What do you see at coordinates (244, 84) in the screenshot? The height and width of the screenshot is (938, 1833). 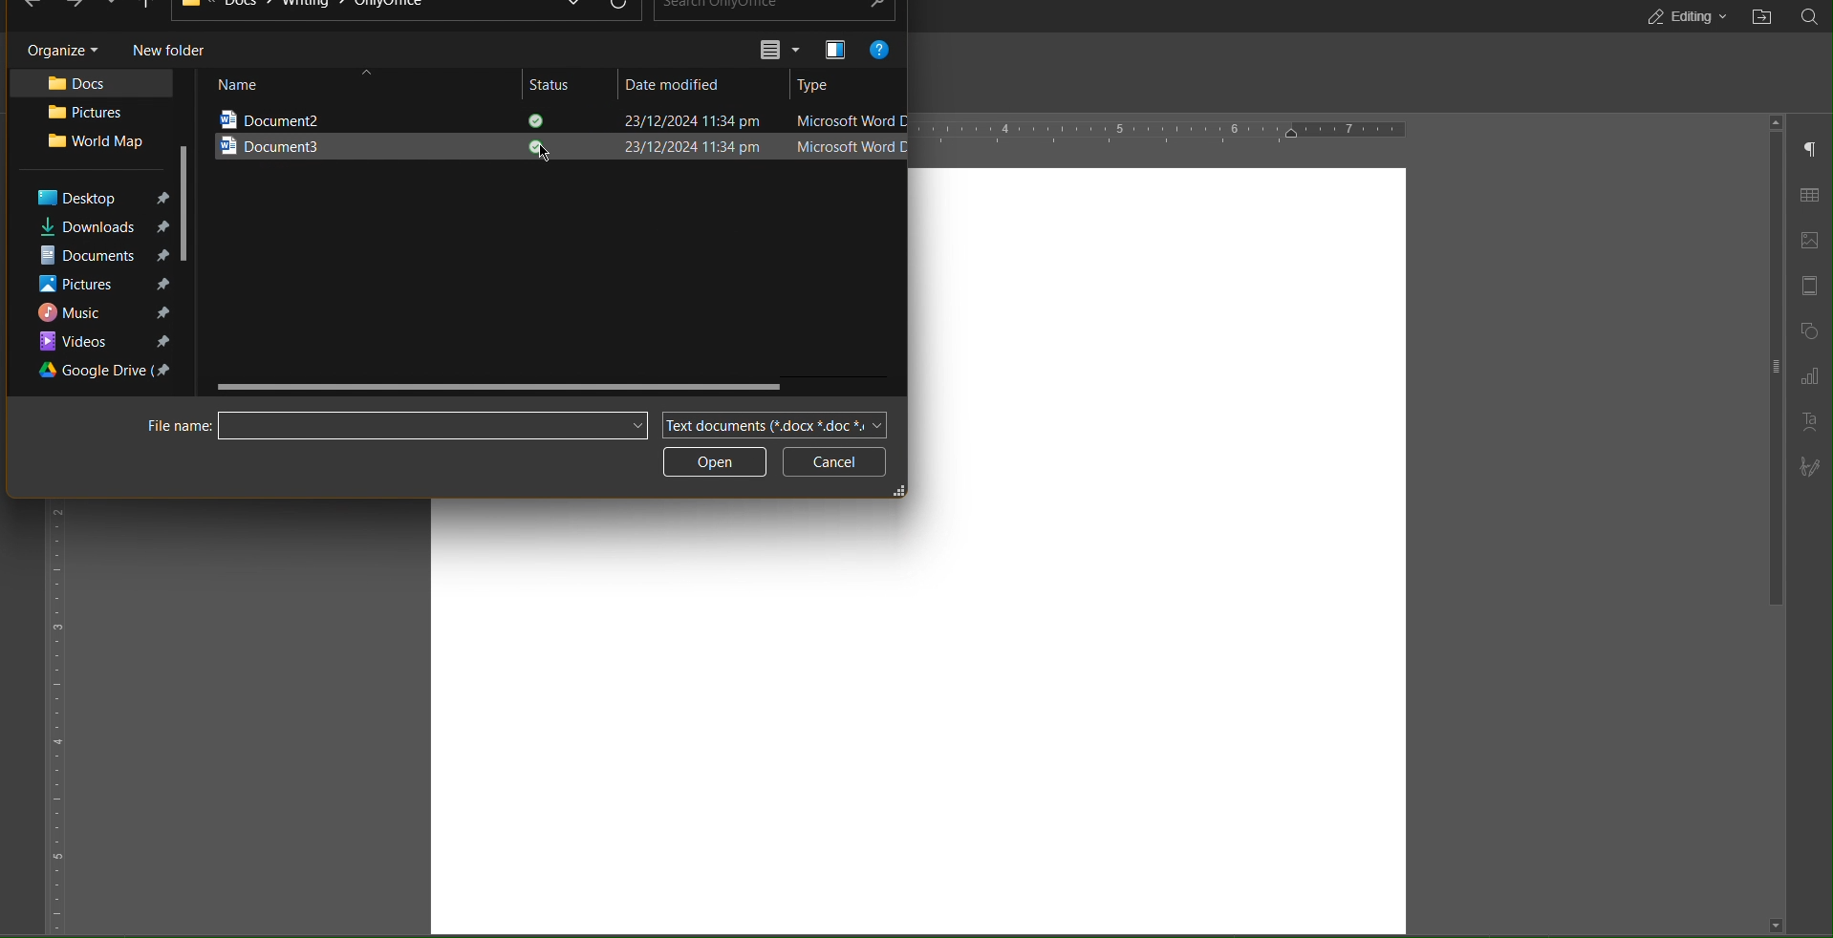 I see `Name` at bounding box center [244, 84].